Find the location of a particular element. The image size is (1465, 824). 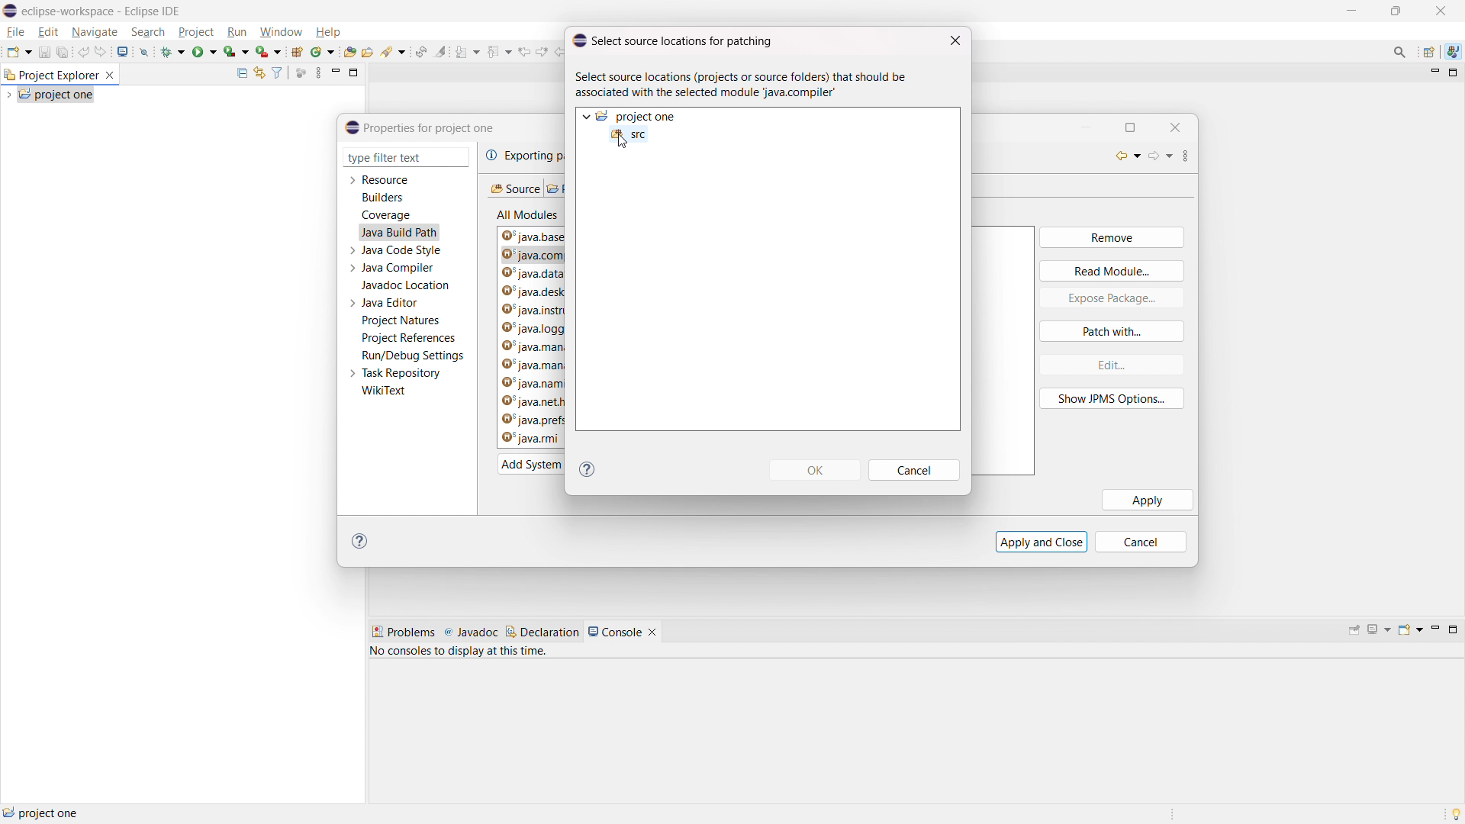

search is located at coordinates (394, 52).